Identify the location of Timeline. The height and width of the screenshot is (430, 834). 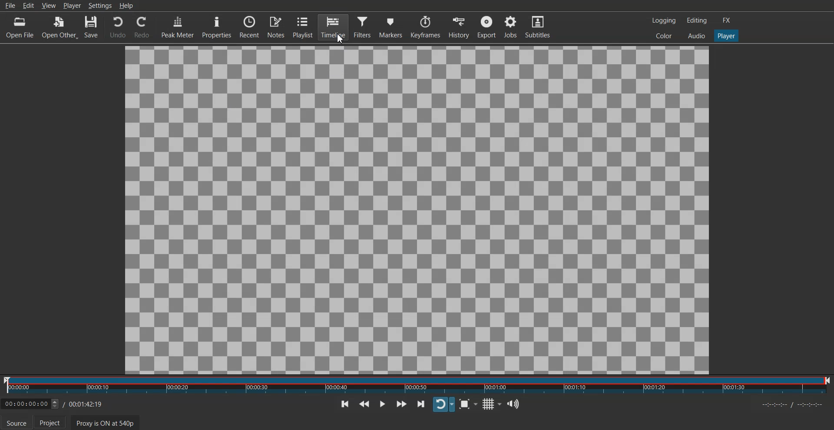
(333, 27).